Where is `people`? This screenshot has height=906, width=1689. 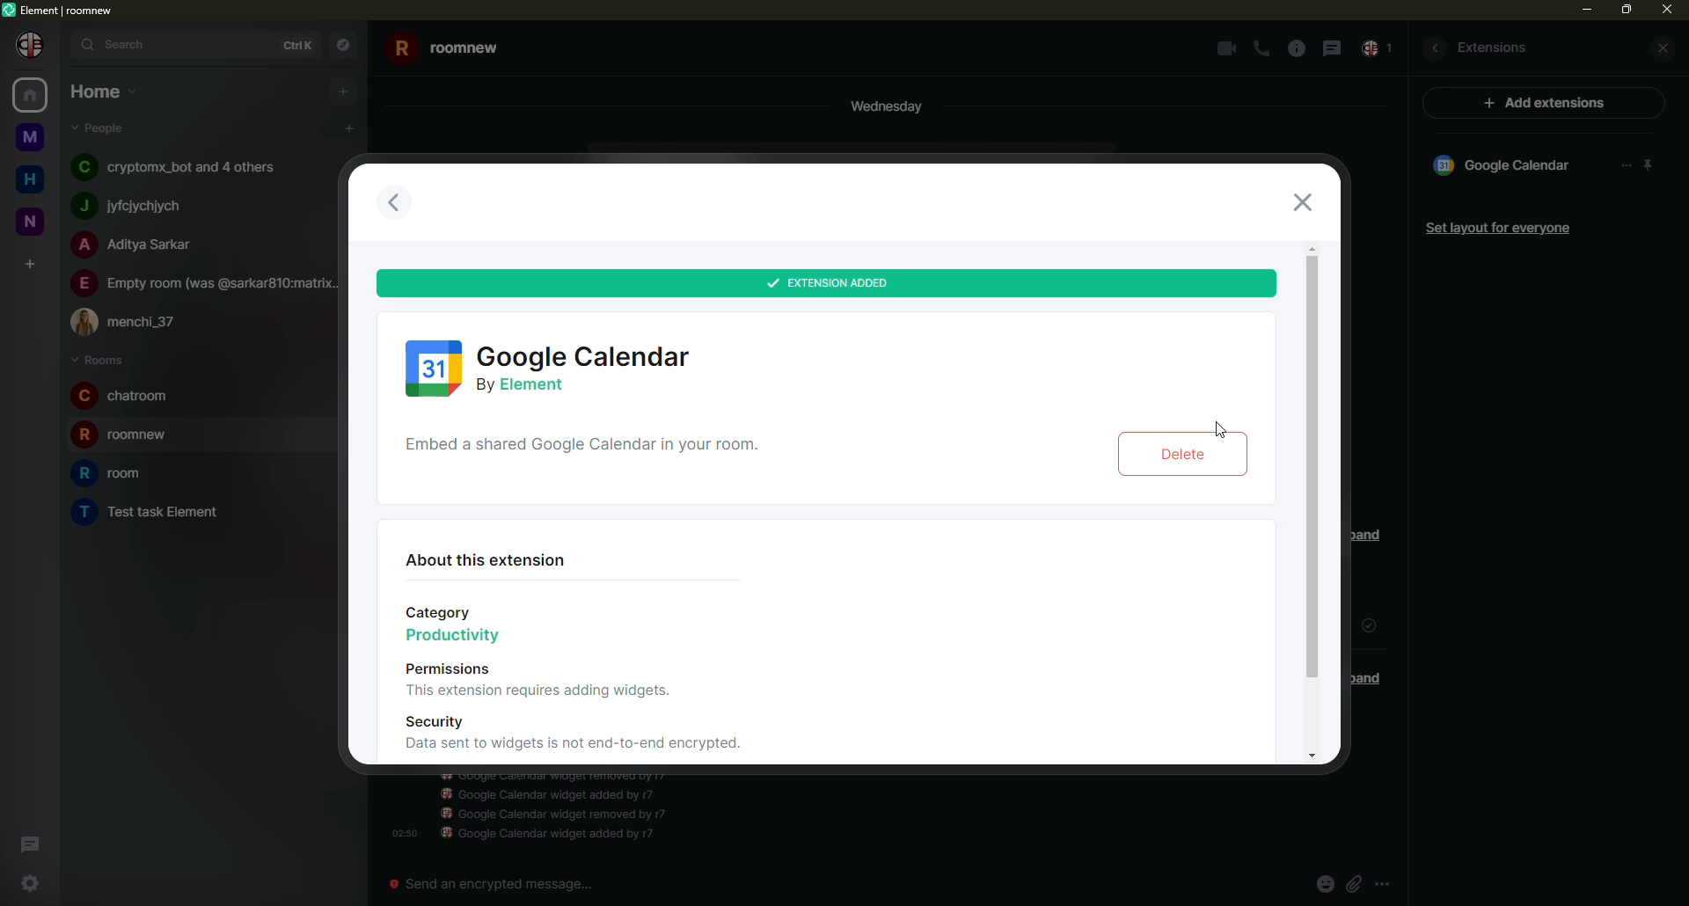
people is located at coordinates (180, 168).